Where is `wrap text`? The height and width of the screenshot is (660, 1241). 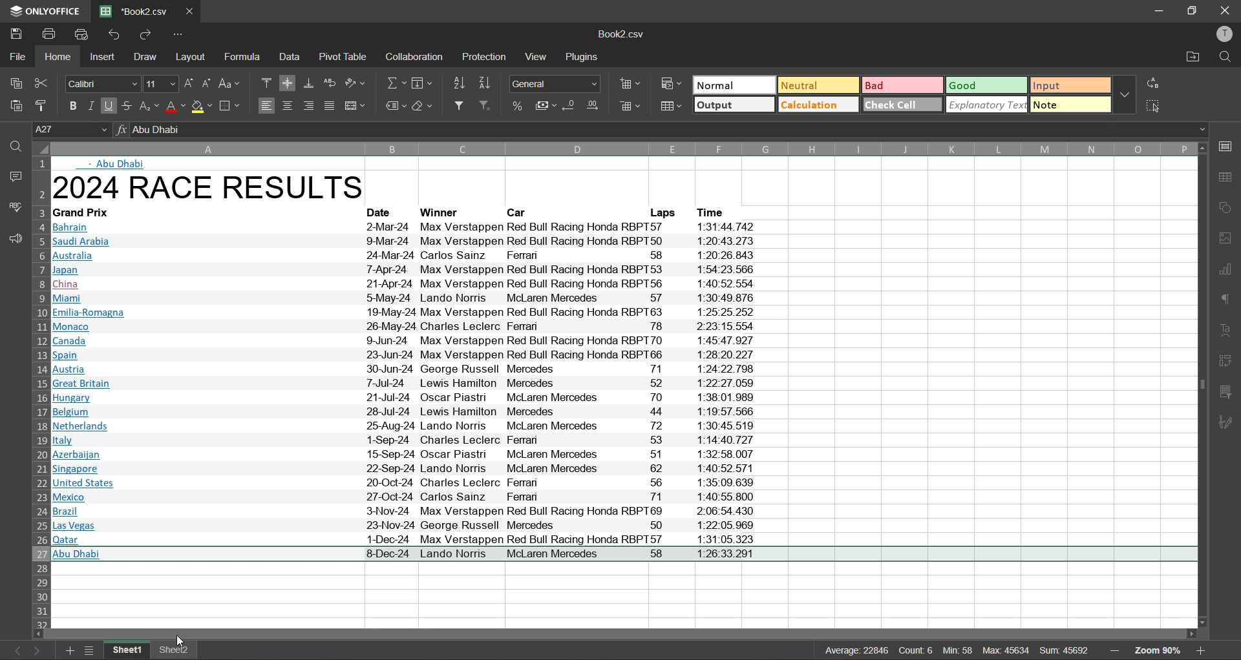
wrap text is located at coordinates (330, 83).